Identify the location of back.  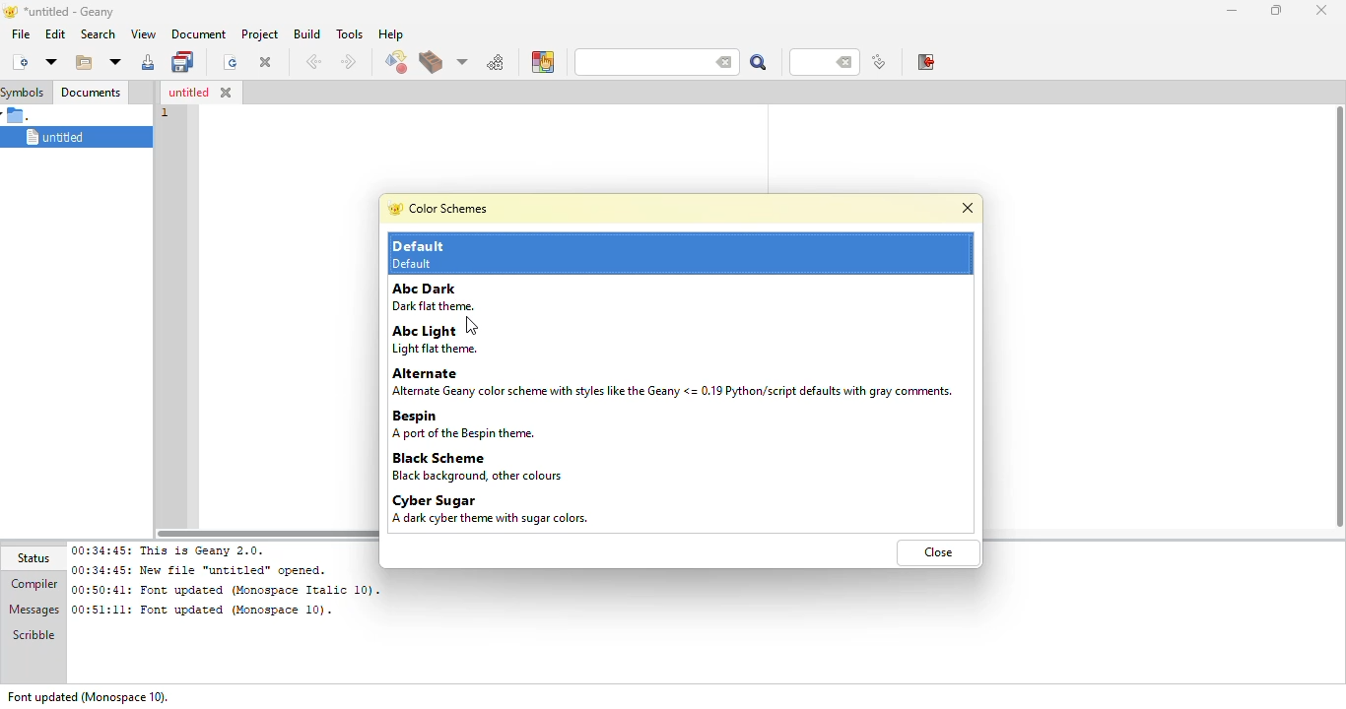
(312, 62).